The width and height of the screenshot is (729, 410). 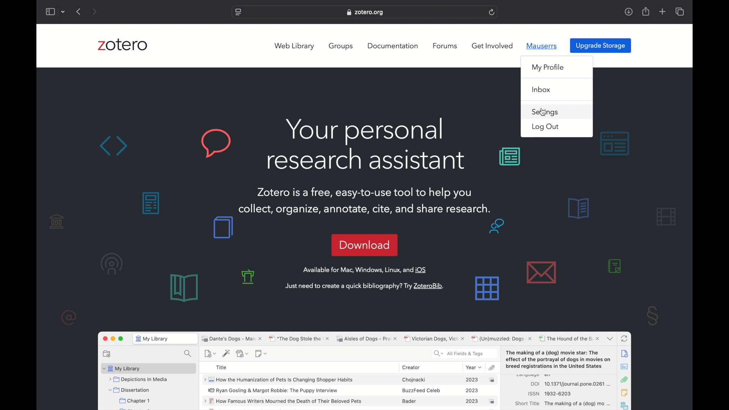 What do you see at coordinates (511, 157) in the screenshot?
I see `background graphics` at bounding box center [511, 157].